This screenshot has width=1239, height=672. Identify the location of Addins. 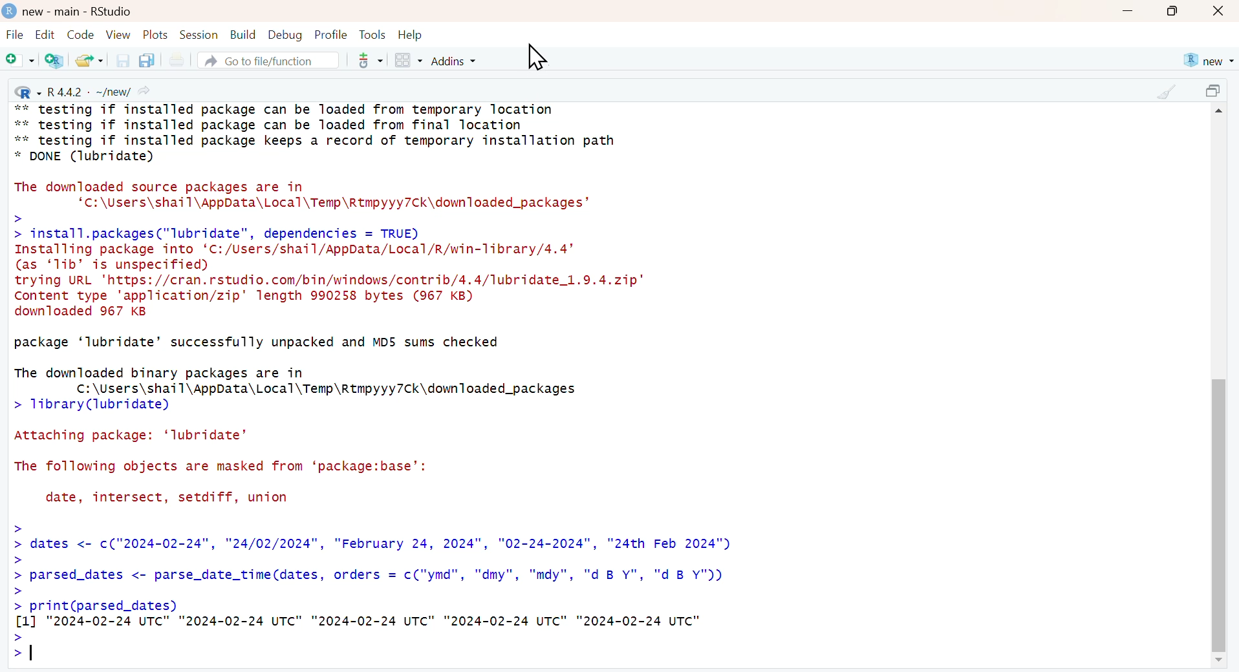
(456, 61).